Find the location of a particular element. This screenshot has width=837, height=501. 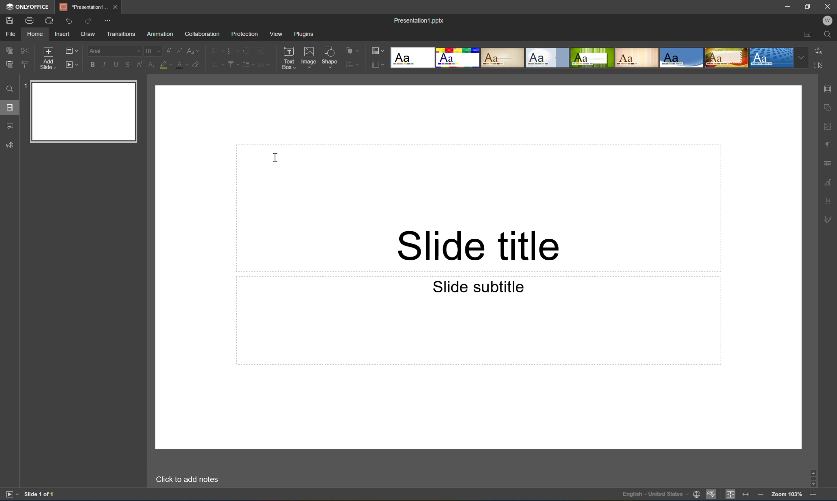

Numebring is located at coordinates (234, 50).